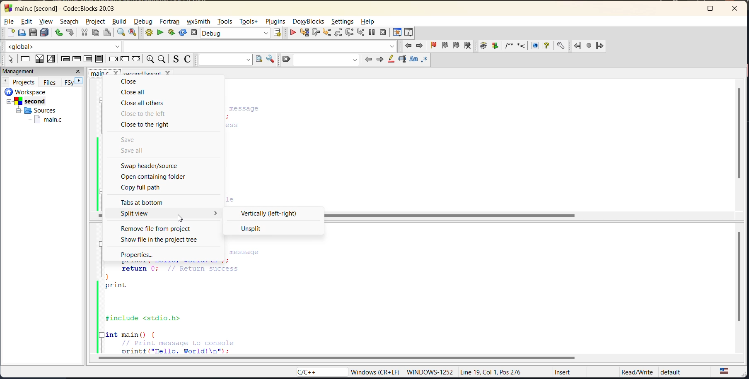  What do you see at coordinates (45, 120) in the screenshot?
I see `main.c` at bounding box center [45, 120].